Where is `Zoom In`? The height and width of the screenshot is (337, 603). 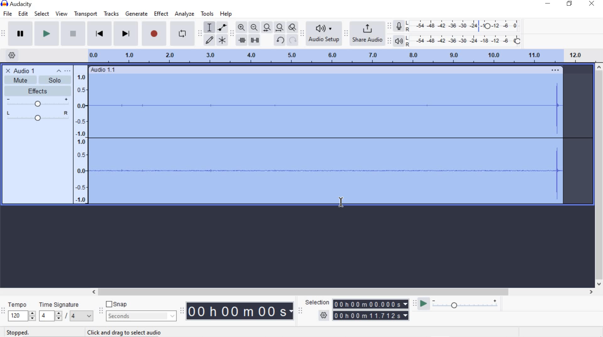
Zoom In is located at coordinates (241, 27).